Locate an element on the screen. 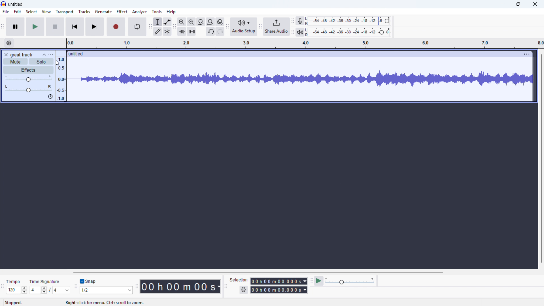 This screenshot has height=306, width=544. Selection tool  is located at coordinates (158, 22).